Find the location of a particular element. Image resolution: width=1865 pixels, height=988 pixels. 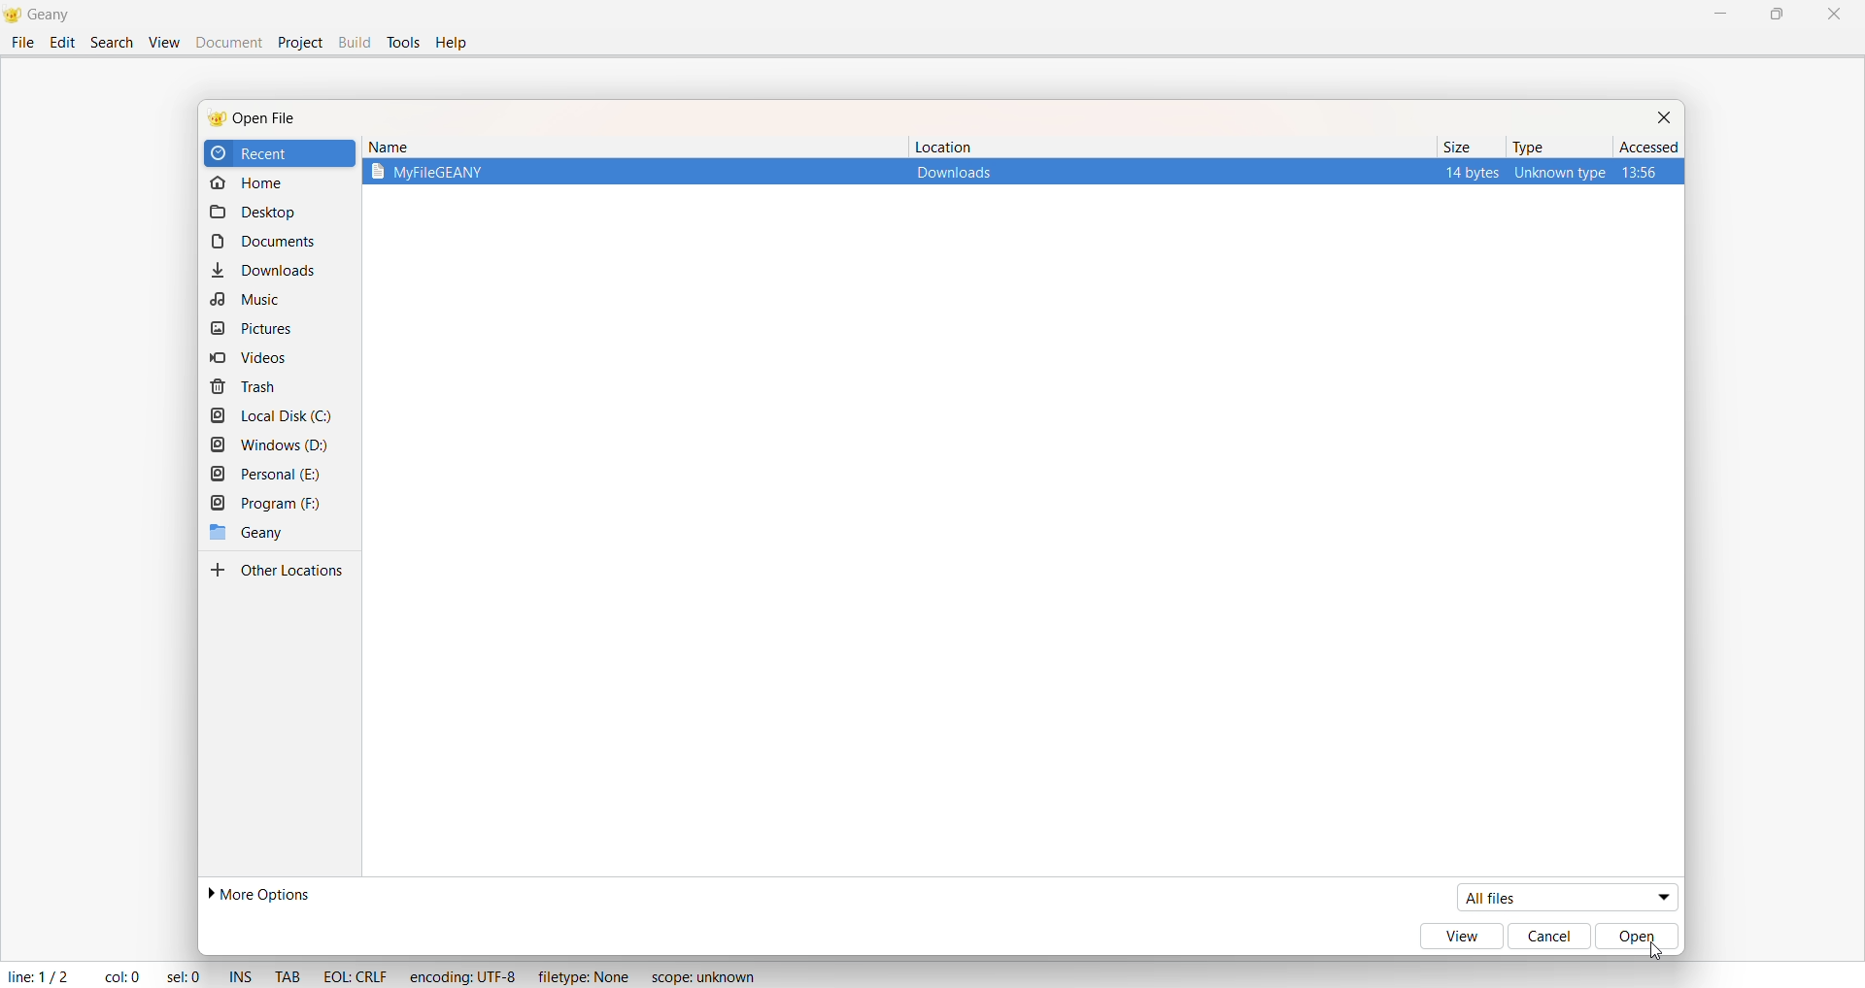

Edit is located at coordinates (62, 43).